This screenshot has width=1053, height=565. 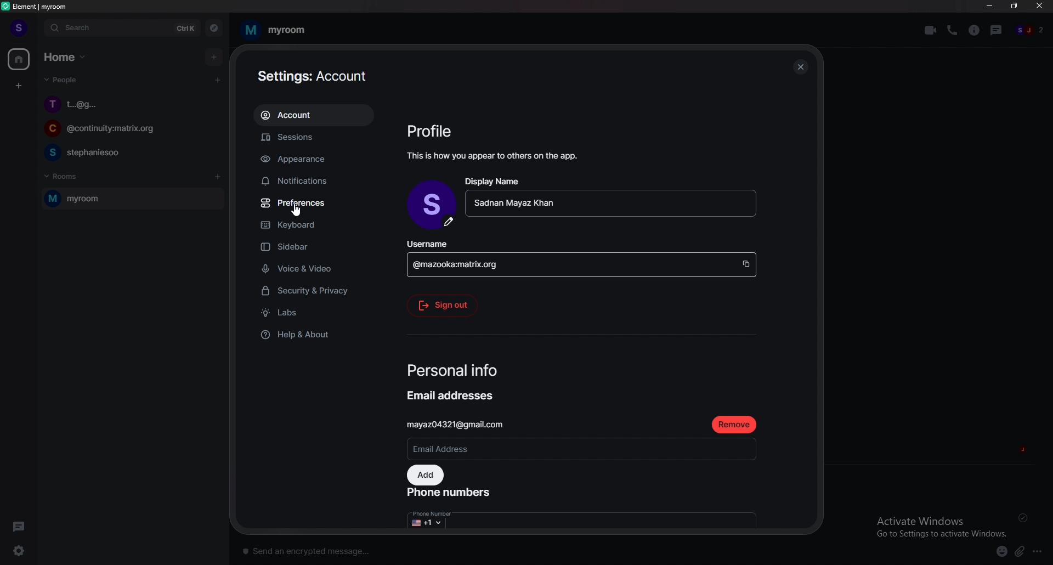 I want to click on Activate Windows, so click(x=937, y=526).